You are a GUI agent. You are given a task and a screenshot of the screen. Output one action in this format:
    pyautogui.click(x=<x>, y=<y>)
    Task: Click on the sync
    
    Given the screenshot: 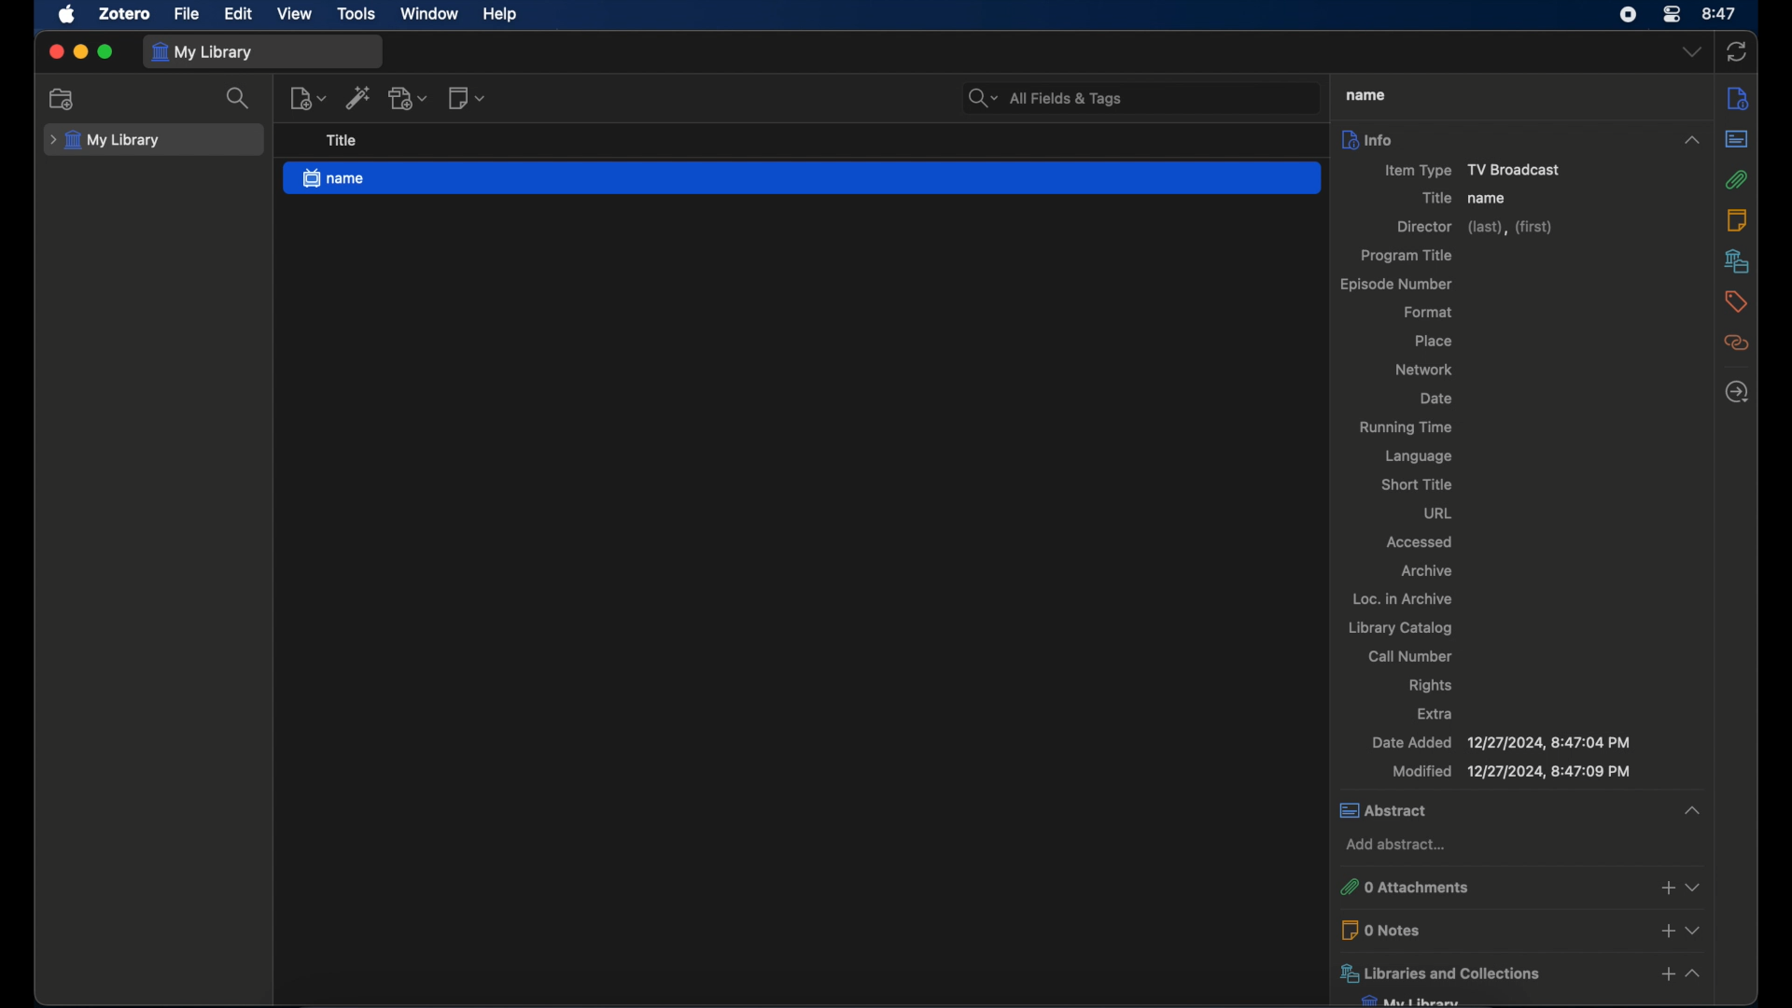 What is the action you would take?
    pyautogui.click(x=1736, y=53)
    